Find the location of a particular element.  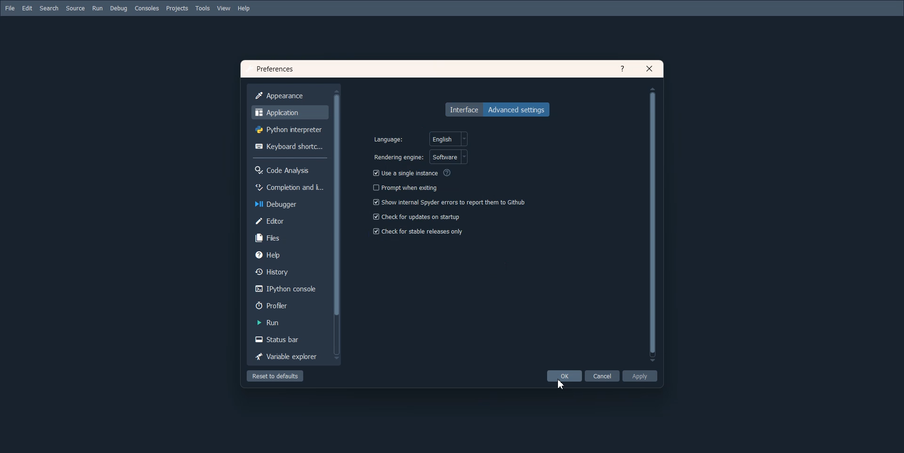

Code Analysis is located at coordinates (289, 169).